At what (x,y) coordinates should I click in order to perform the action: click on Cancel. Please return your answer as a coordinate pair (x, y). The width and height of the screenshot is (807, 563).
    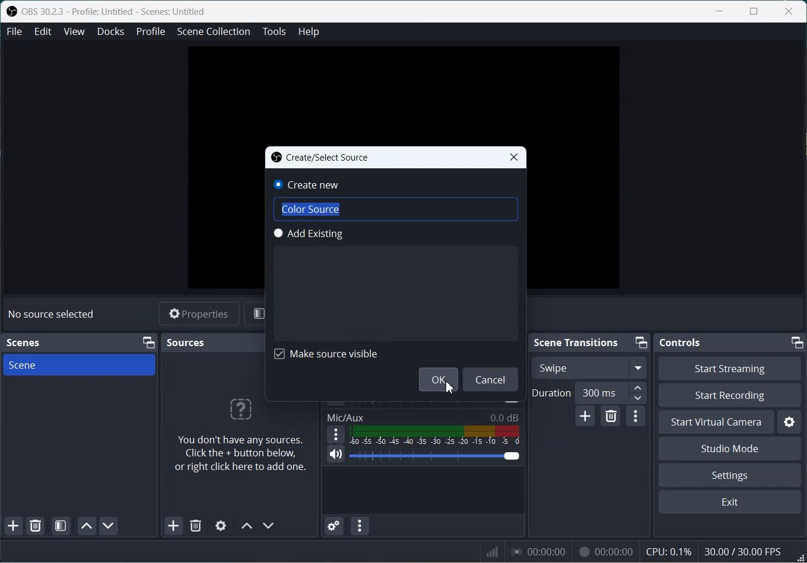
    Looking at the image, I should click on (493, 379).